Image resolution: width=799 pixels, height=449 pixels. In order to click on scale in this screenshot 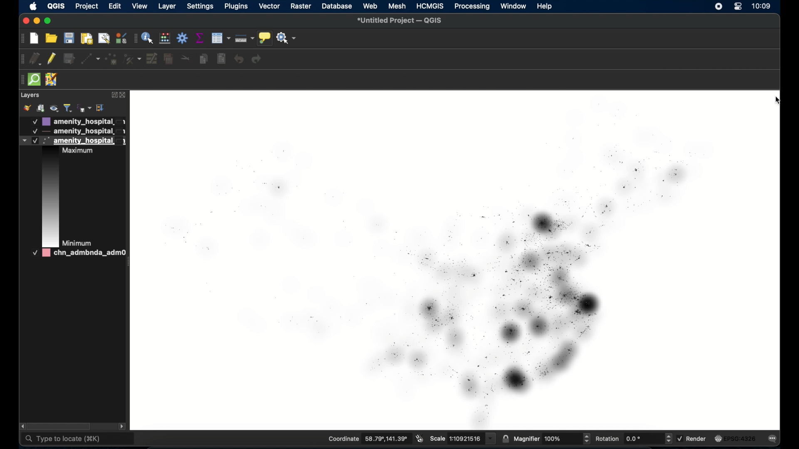, I will do `click(462, 439)`.